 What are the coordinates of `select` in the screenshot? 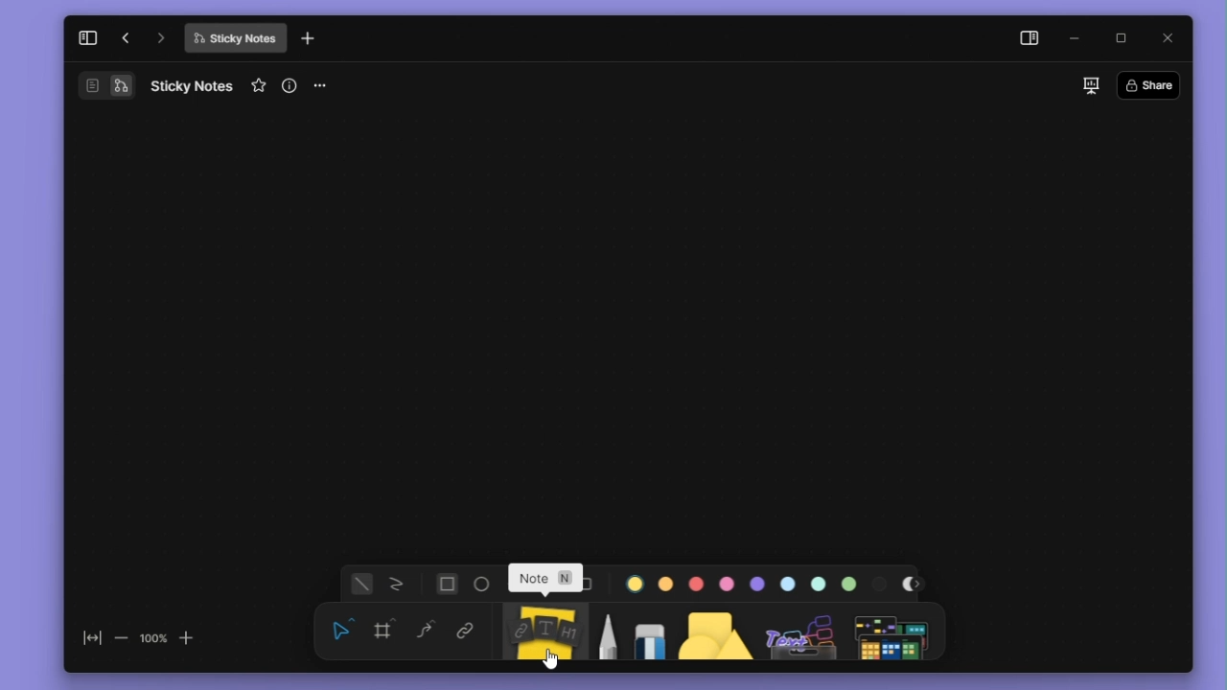 It's located at (341, 632).